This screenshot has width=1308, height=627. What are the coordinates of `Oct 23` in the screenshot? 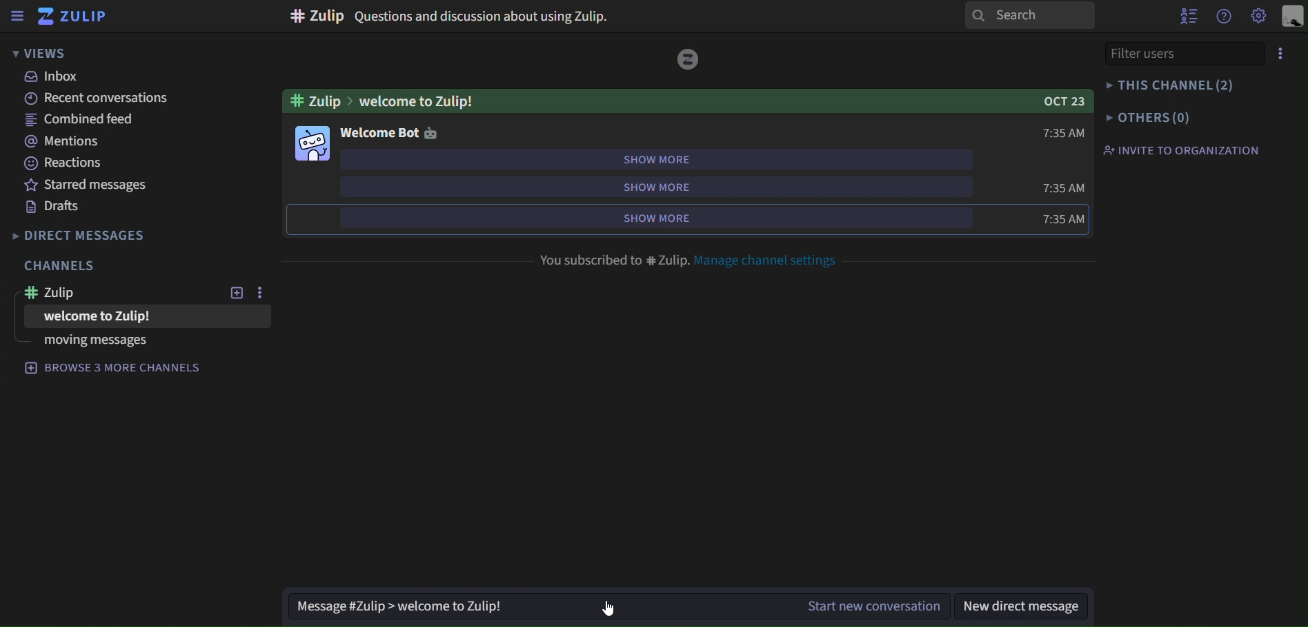 It's located at (1064, 101).